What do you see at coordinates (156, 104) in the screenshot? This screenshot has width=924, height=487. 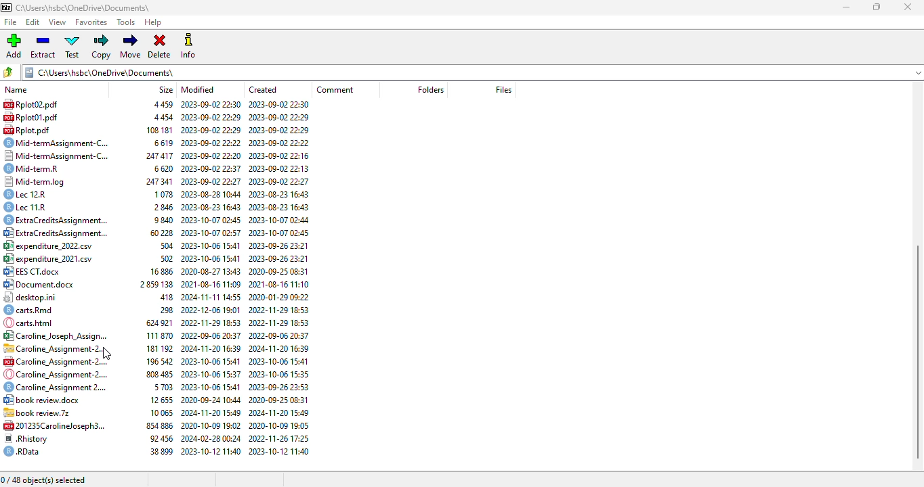 I see `4459` at bounding box center [156, 104].